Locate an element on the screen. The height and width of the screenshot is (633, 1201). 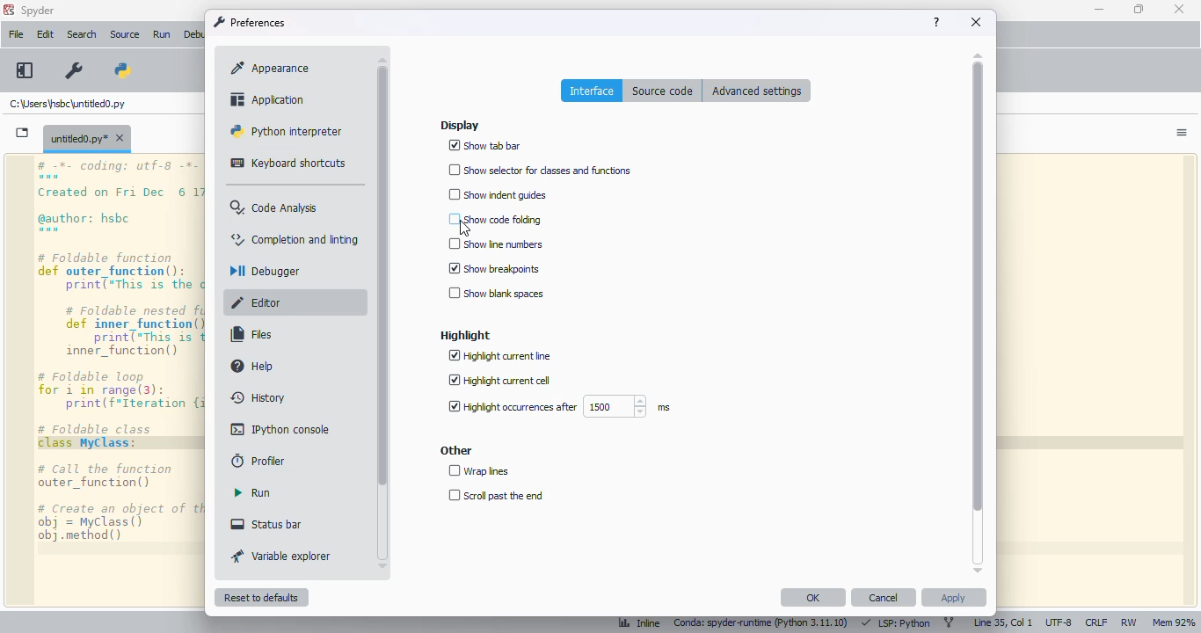
source is located at coordinates (125, 34).